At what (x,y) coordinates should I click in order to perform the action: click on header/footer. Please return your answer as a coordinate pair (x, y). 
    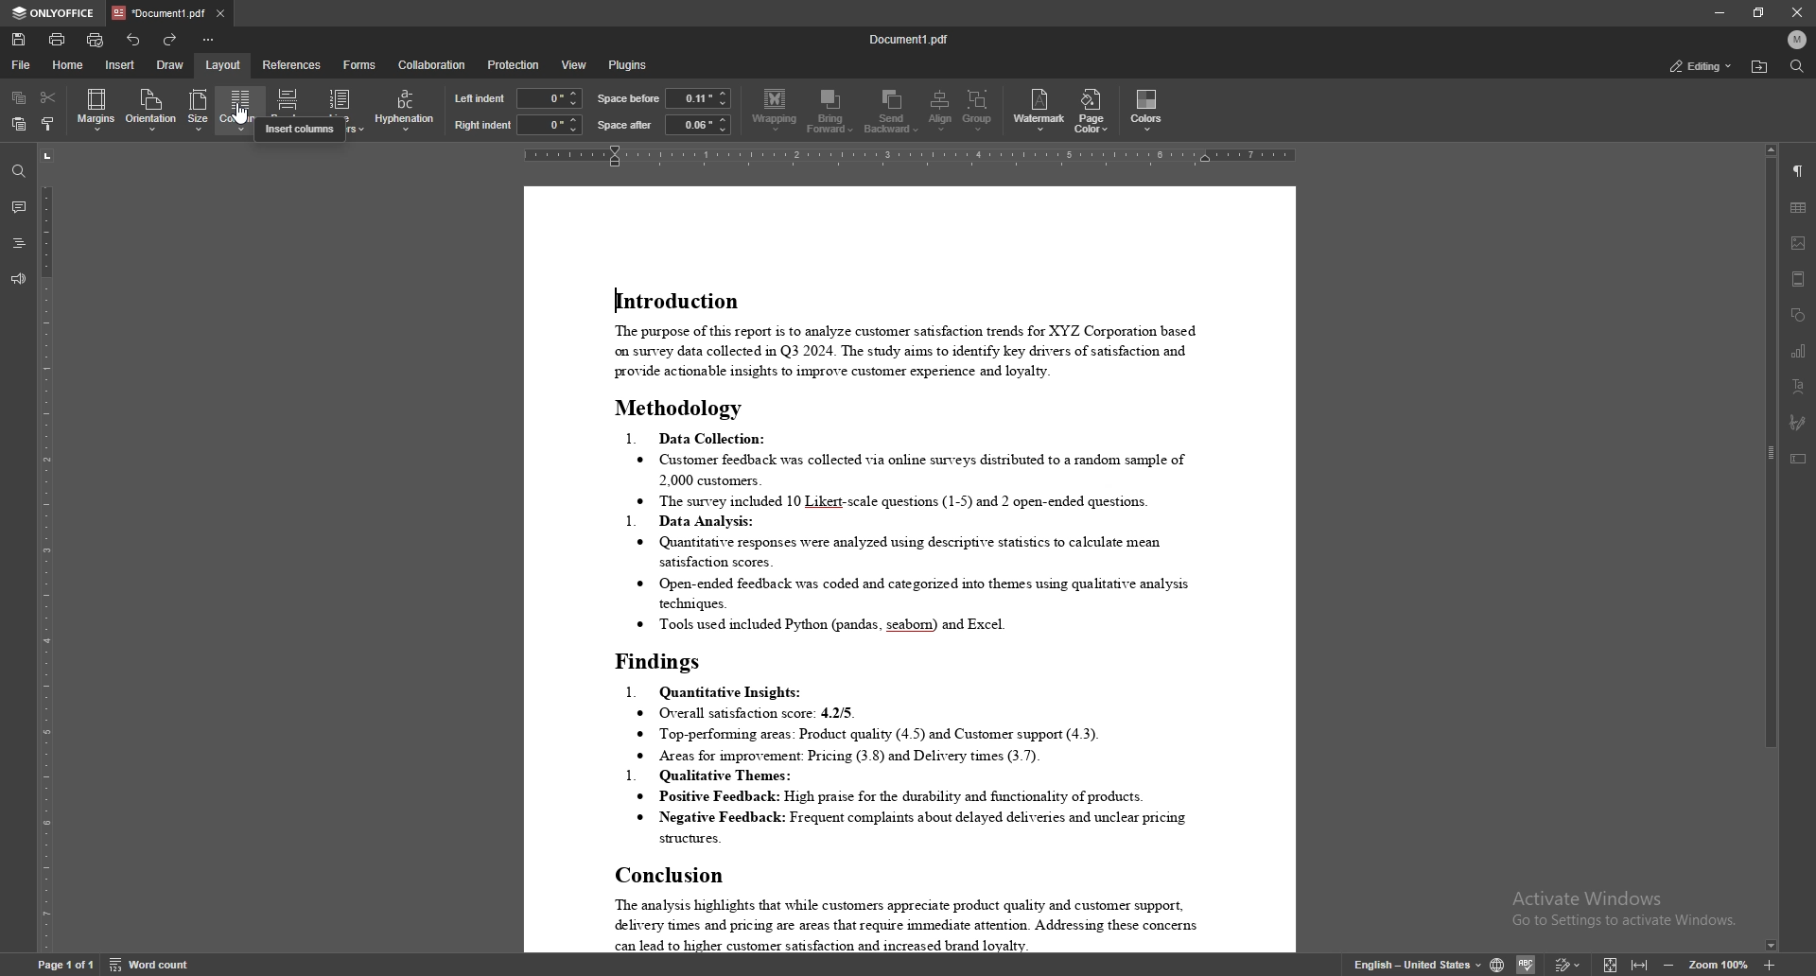
    Looking at the image, I should click on (1799, 279).